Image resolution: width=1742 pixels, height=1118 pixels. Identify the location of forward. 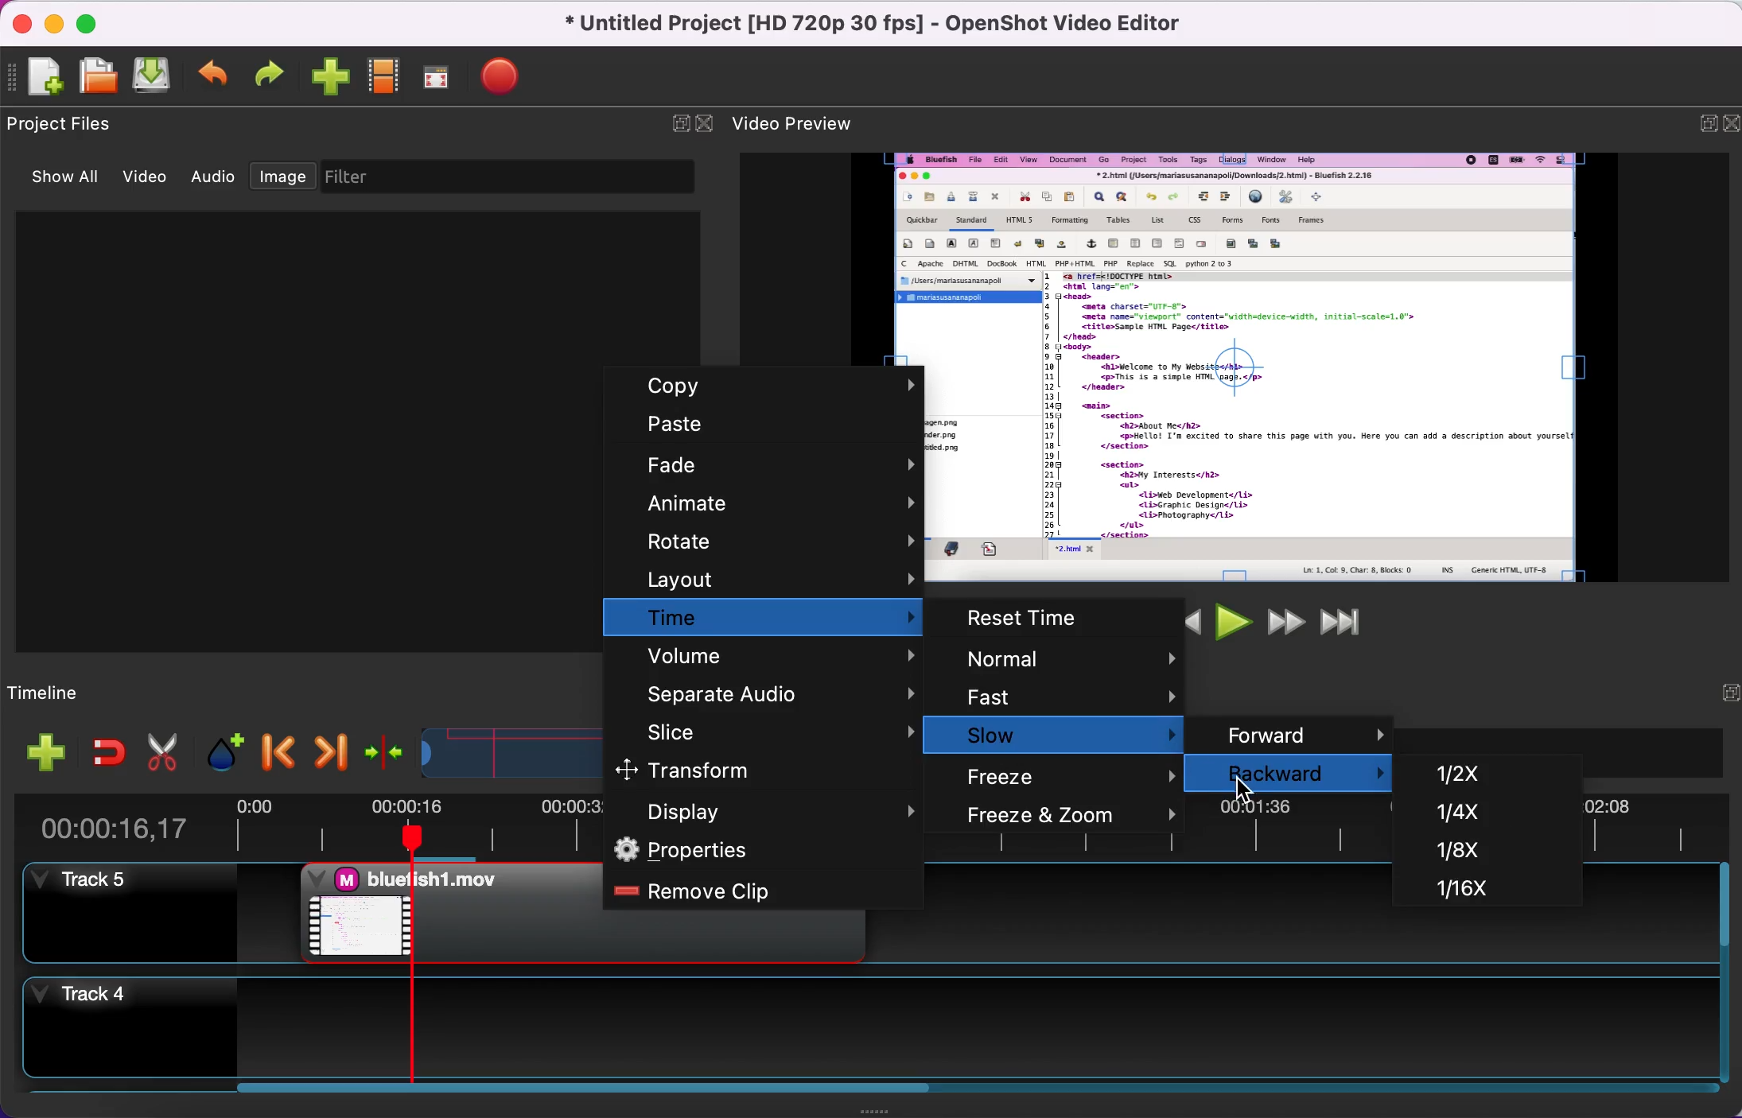
(1302, 732).